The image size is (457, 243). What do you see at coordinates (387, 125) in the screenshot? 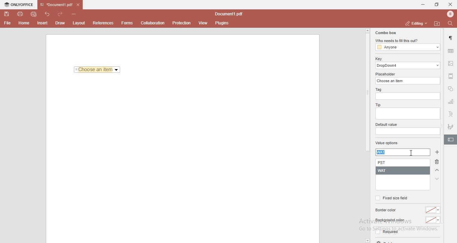
I see `default value` at bounding box center [387, 125].